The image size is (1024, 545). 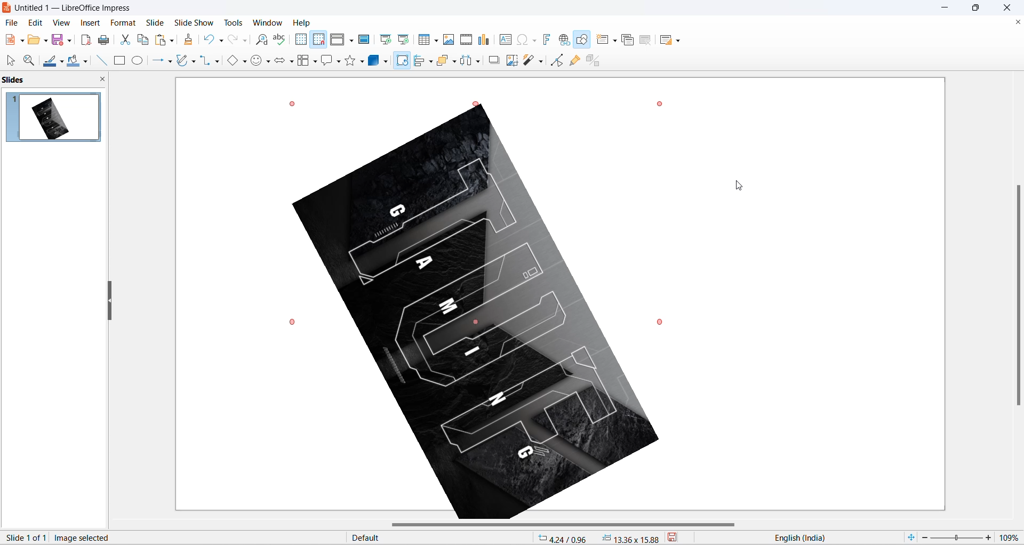 I want to click on line and arrows, so click(x=156, y=61).